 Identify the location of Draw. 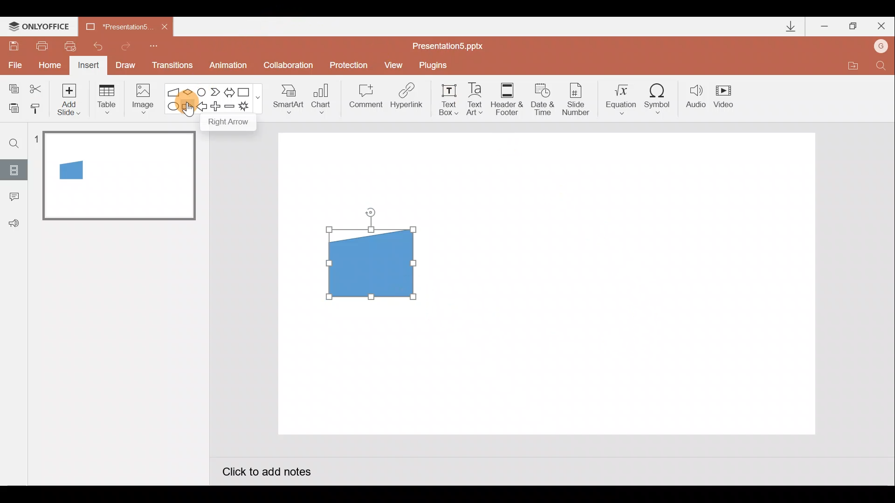
(126, 64).